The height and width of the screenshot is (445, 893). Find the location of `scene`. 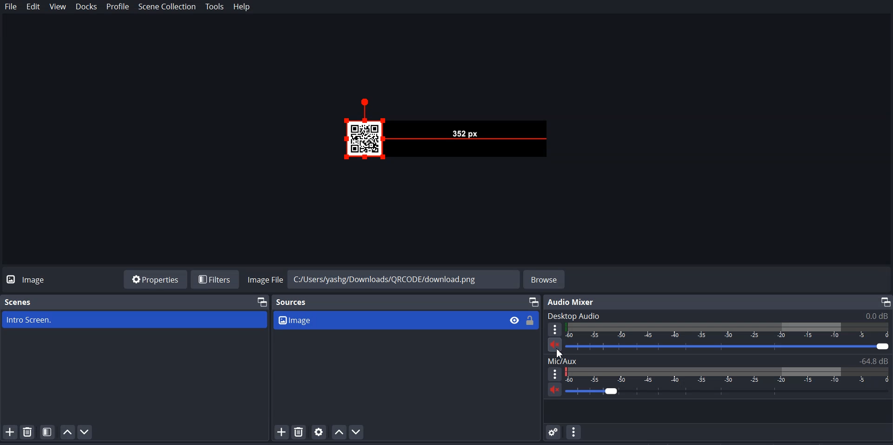

scene is located at coordinates (135, 319).